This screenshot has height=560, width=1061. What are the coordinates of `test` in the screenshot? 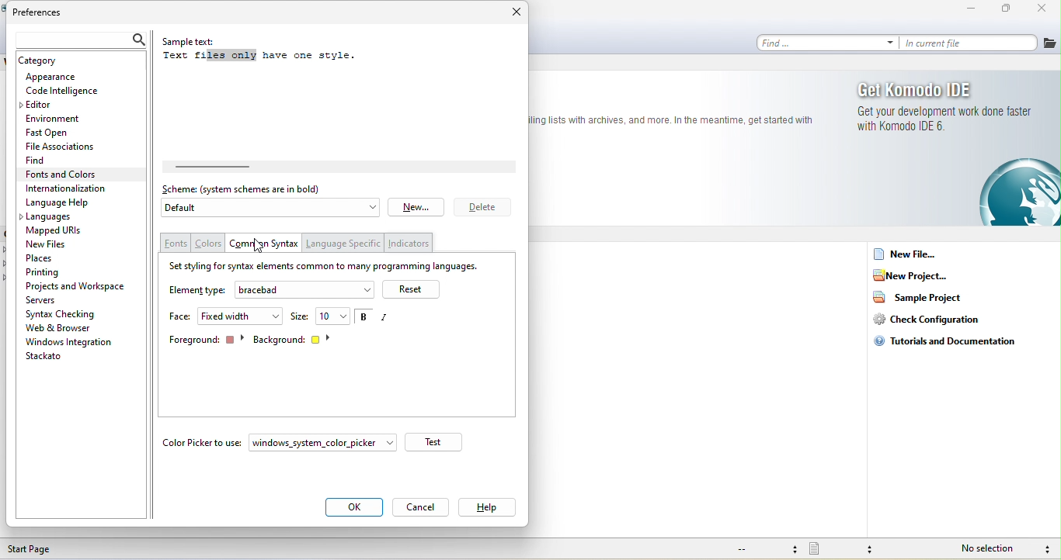 It's located at (439, 442).